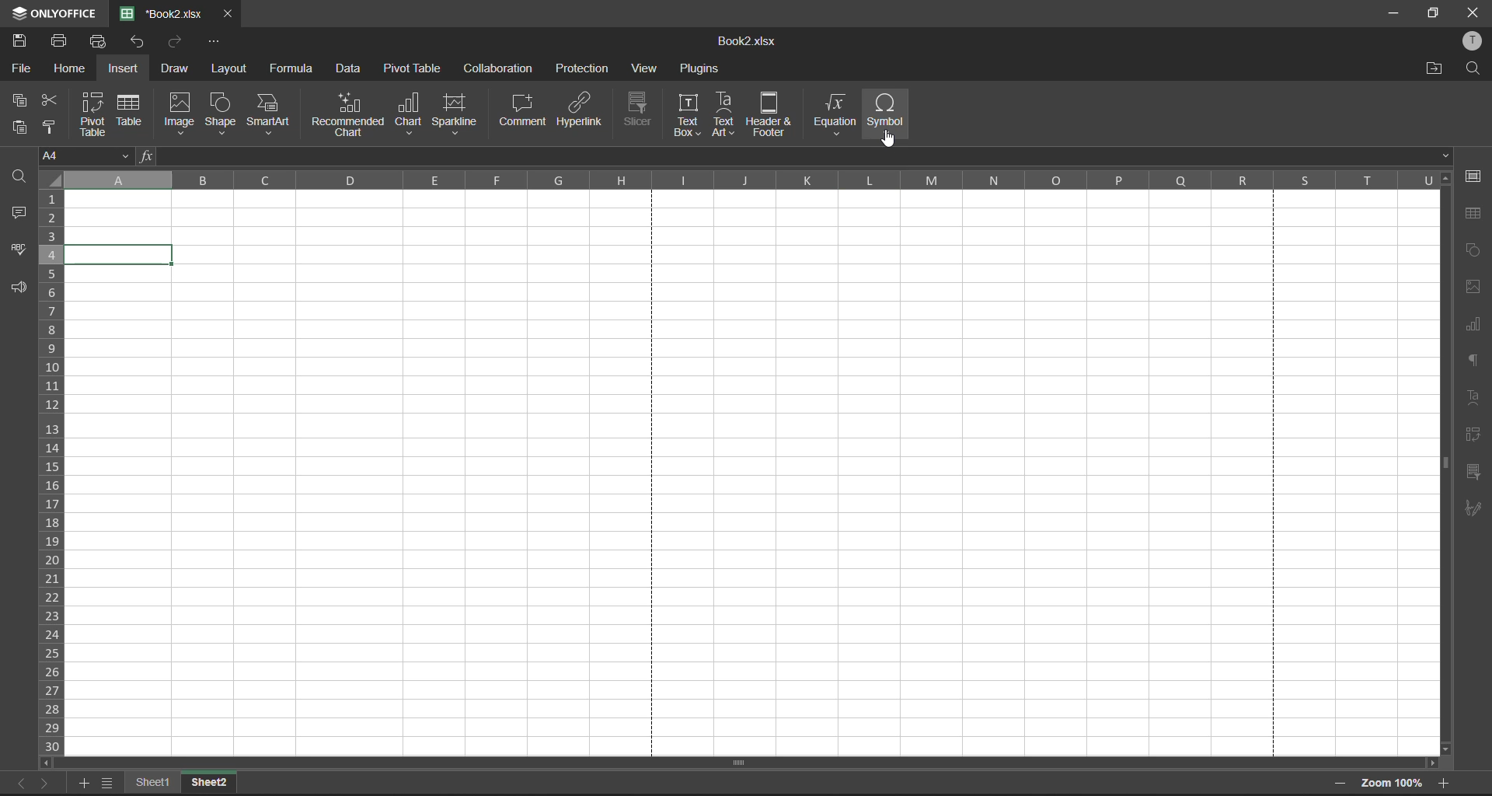  Describe the element at coordinates (501, 67) in the screenshot. I see `collaboration` at that location.